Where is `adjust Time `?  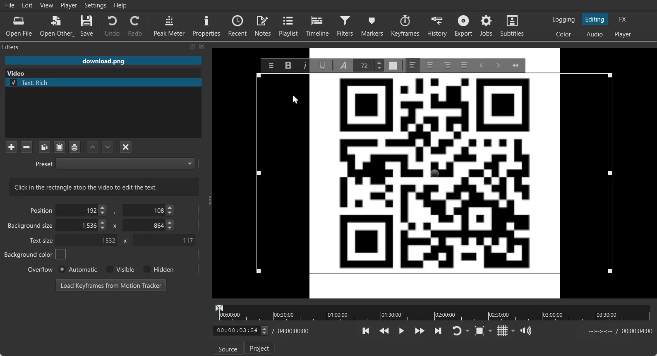 adjust Time  is located at coordinates (240, 331).